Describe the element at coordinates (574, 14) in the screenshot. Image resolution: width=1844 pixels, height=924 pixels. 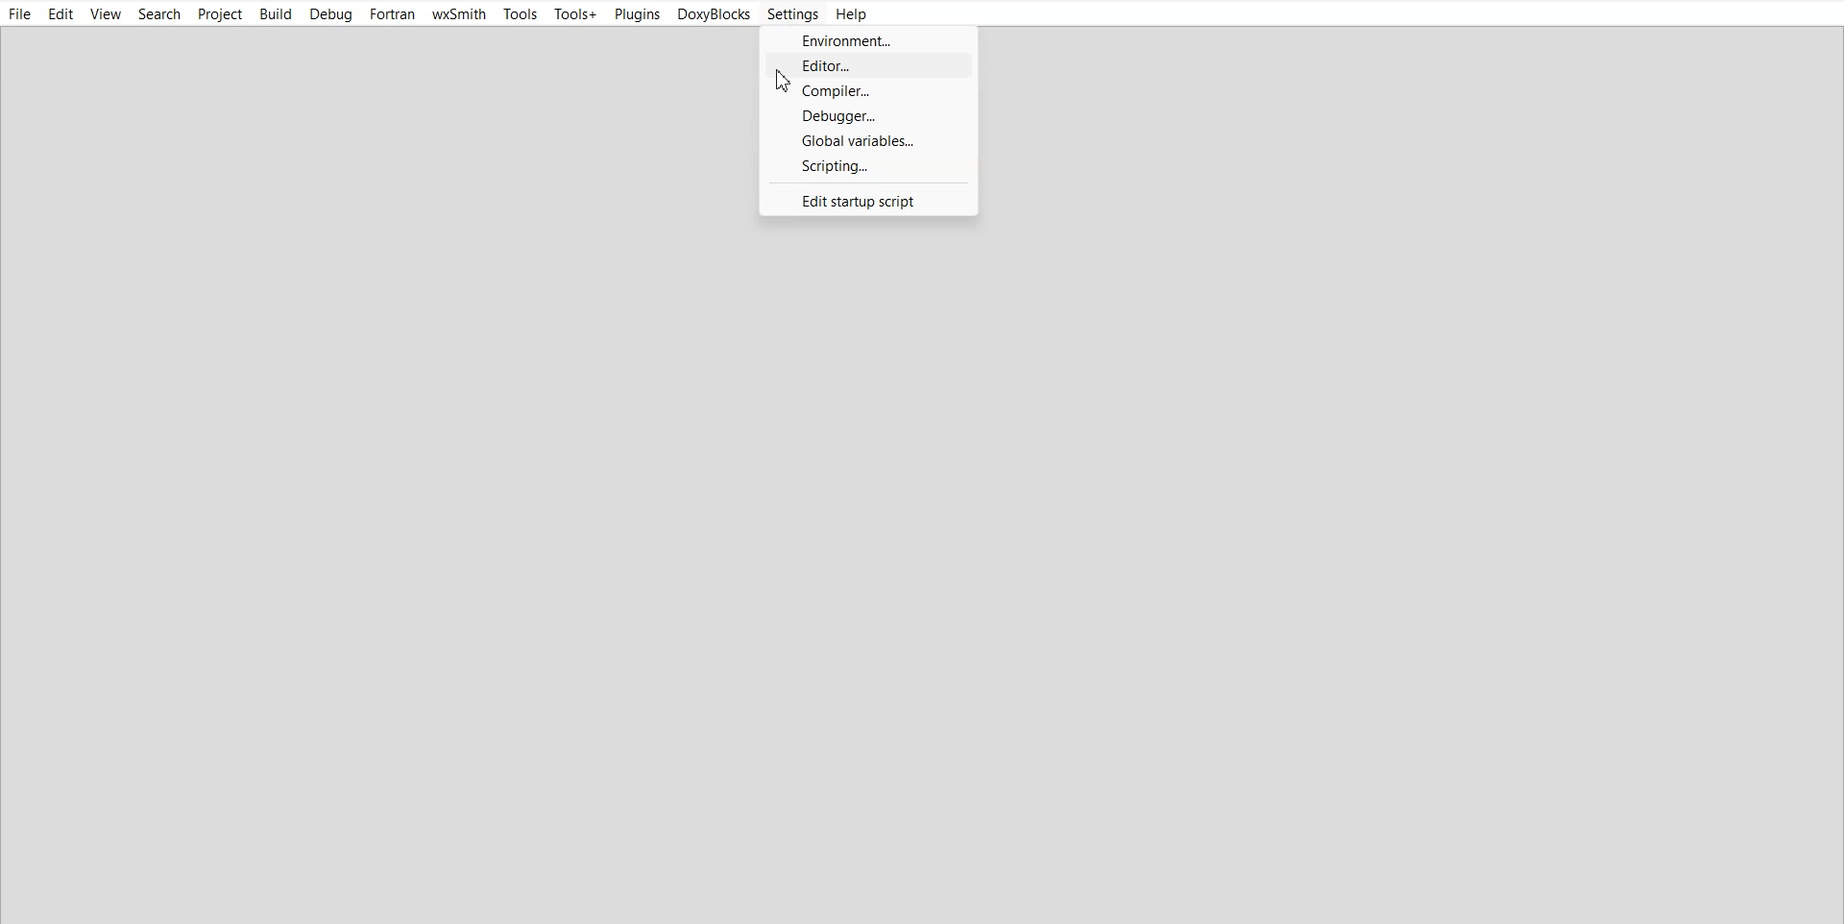
I see `Tools+` at that location.